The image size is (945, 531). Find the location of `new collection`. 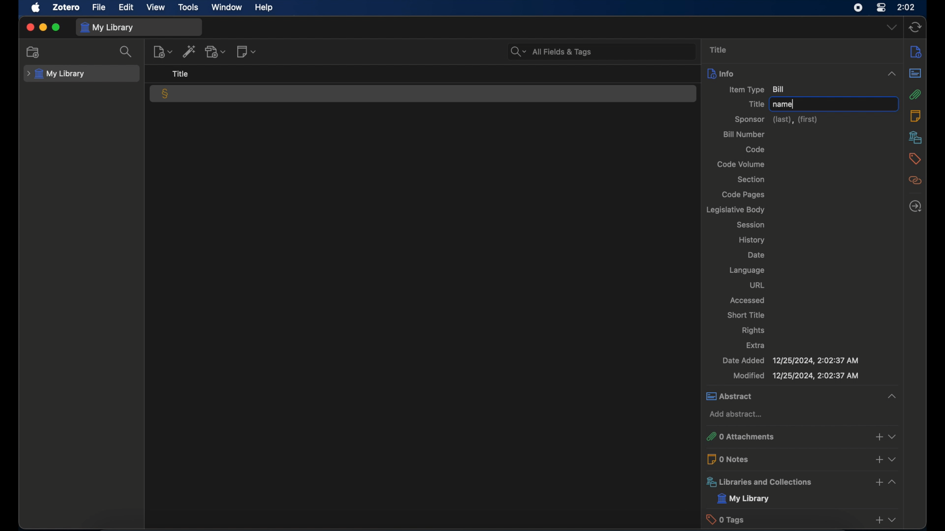

new collection is located at coordinates (34, 52).